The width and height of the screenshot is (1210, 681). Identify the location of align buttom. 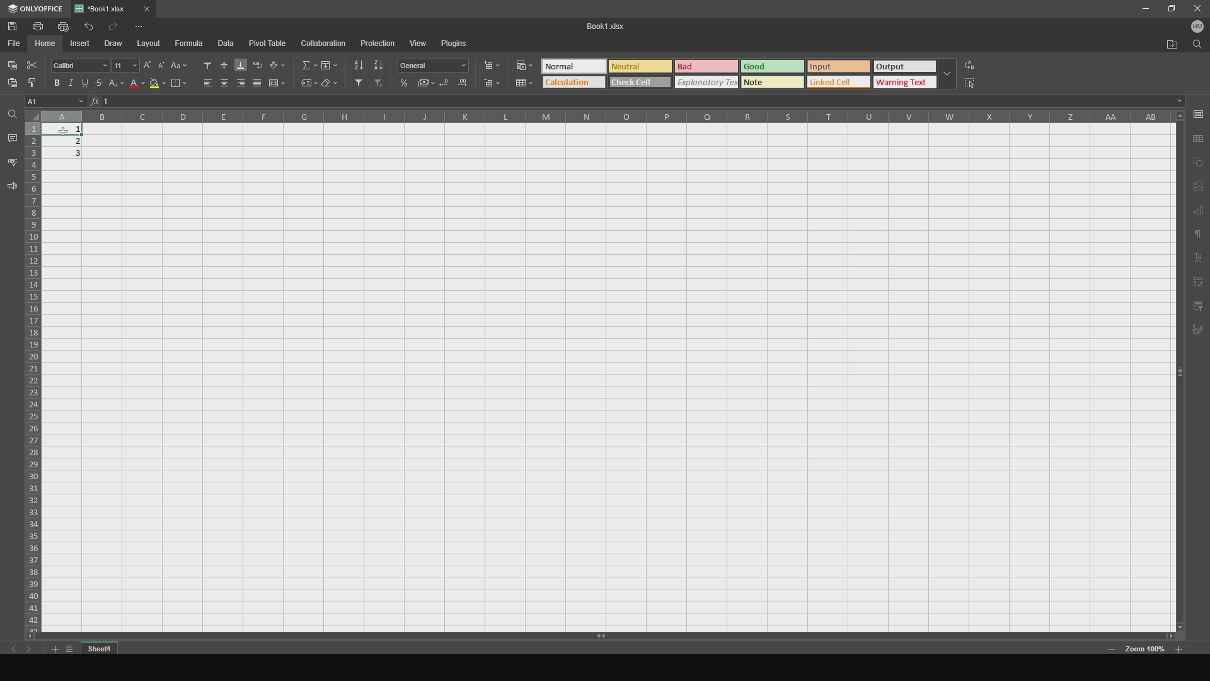
(240, 62).